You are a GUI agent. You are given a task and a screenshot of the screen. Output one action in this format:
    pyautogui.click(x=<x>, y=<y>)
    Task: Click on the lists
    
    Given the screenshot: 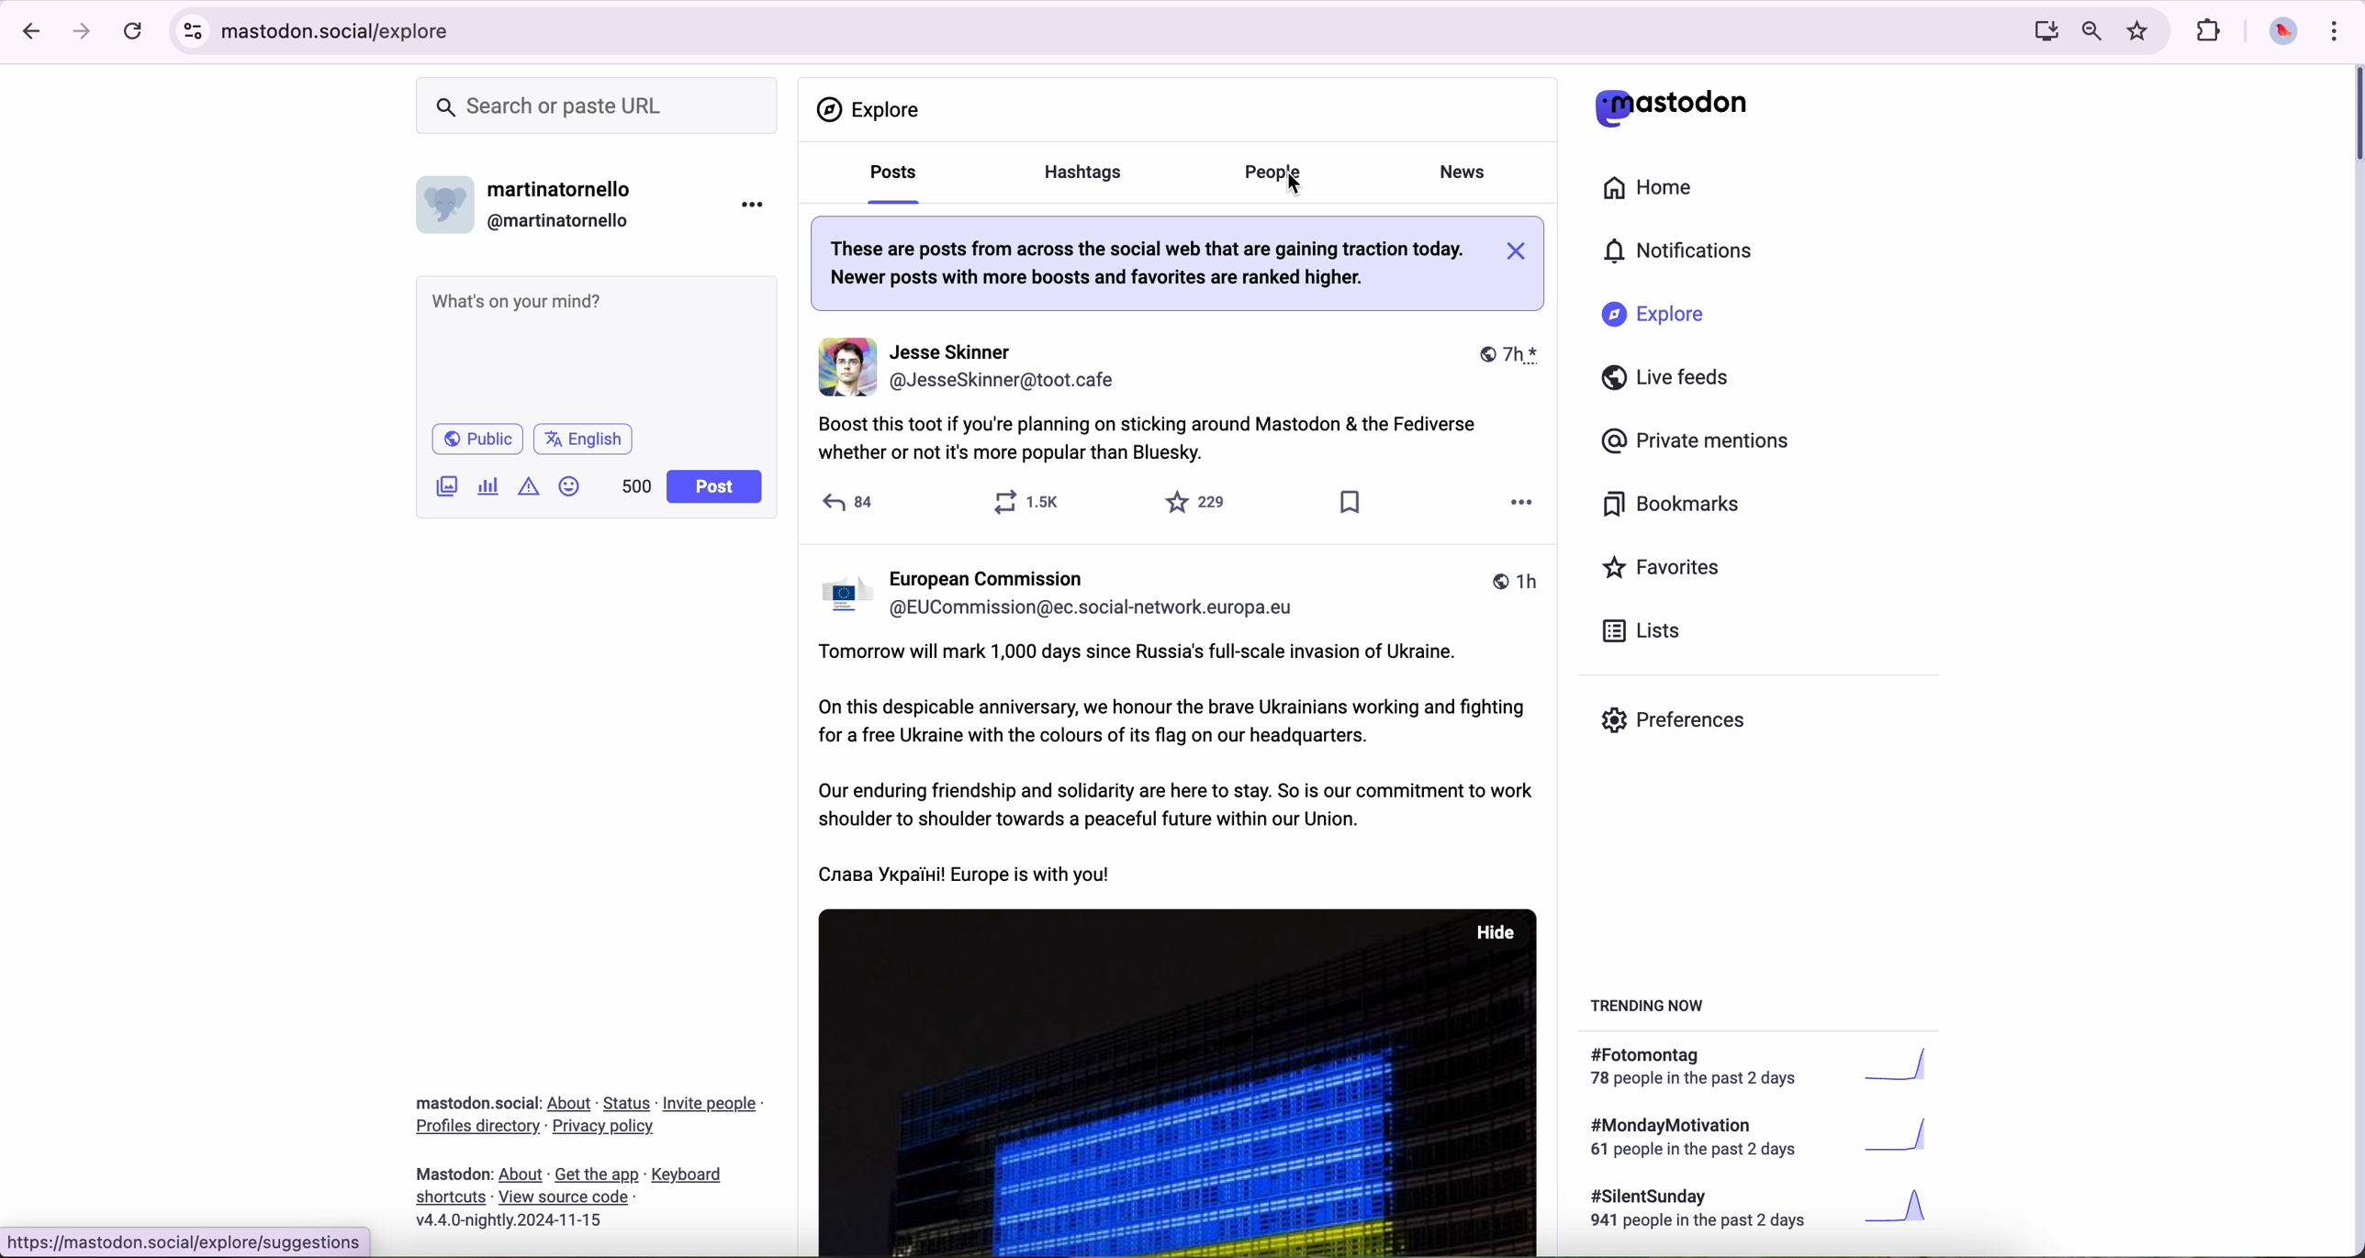 What is the action you would take?
    pyautogui.click(x=1634, y=630)
    